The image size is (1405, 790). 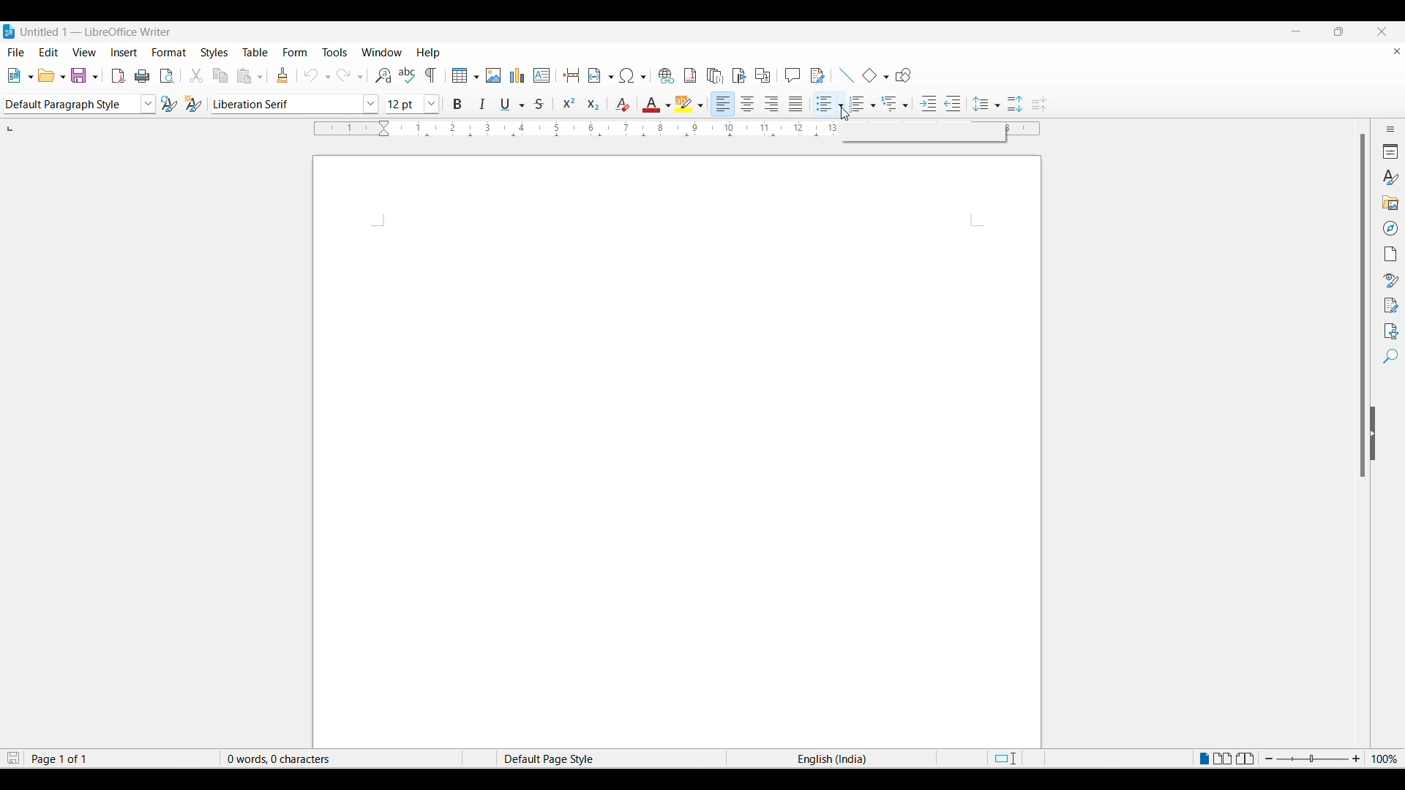 What do you see at coordinates (20, 75) in the screenshot?
I see `new document` at bounding box center [20, 75].